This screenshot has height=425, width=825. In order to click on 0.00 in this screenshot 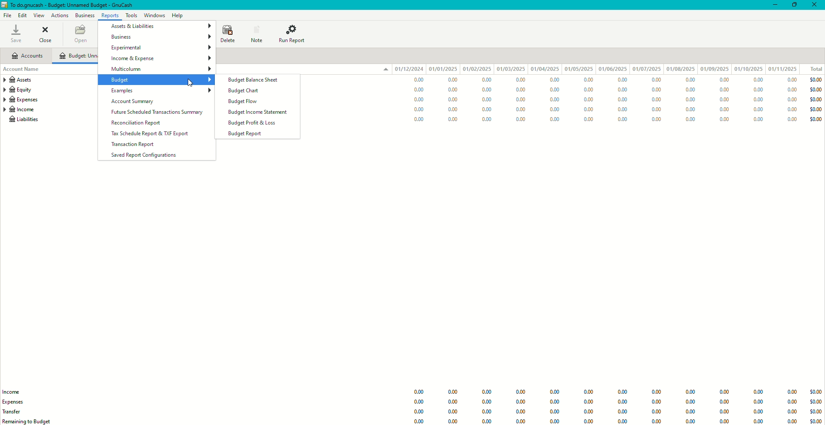, I will do `click(758, 119)`.